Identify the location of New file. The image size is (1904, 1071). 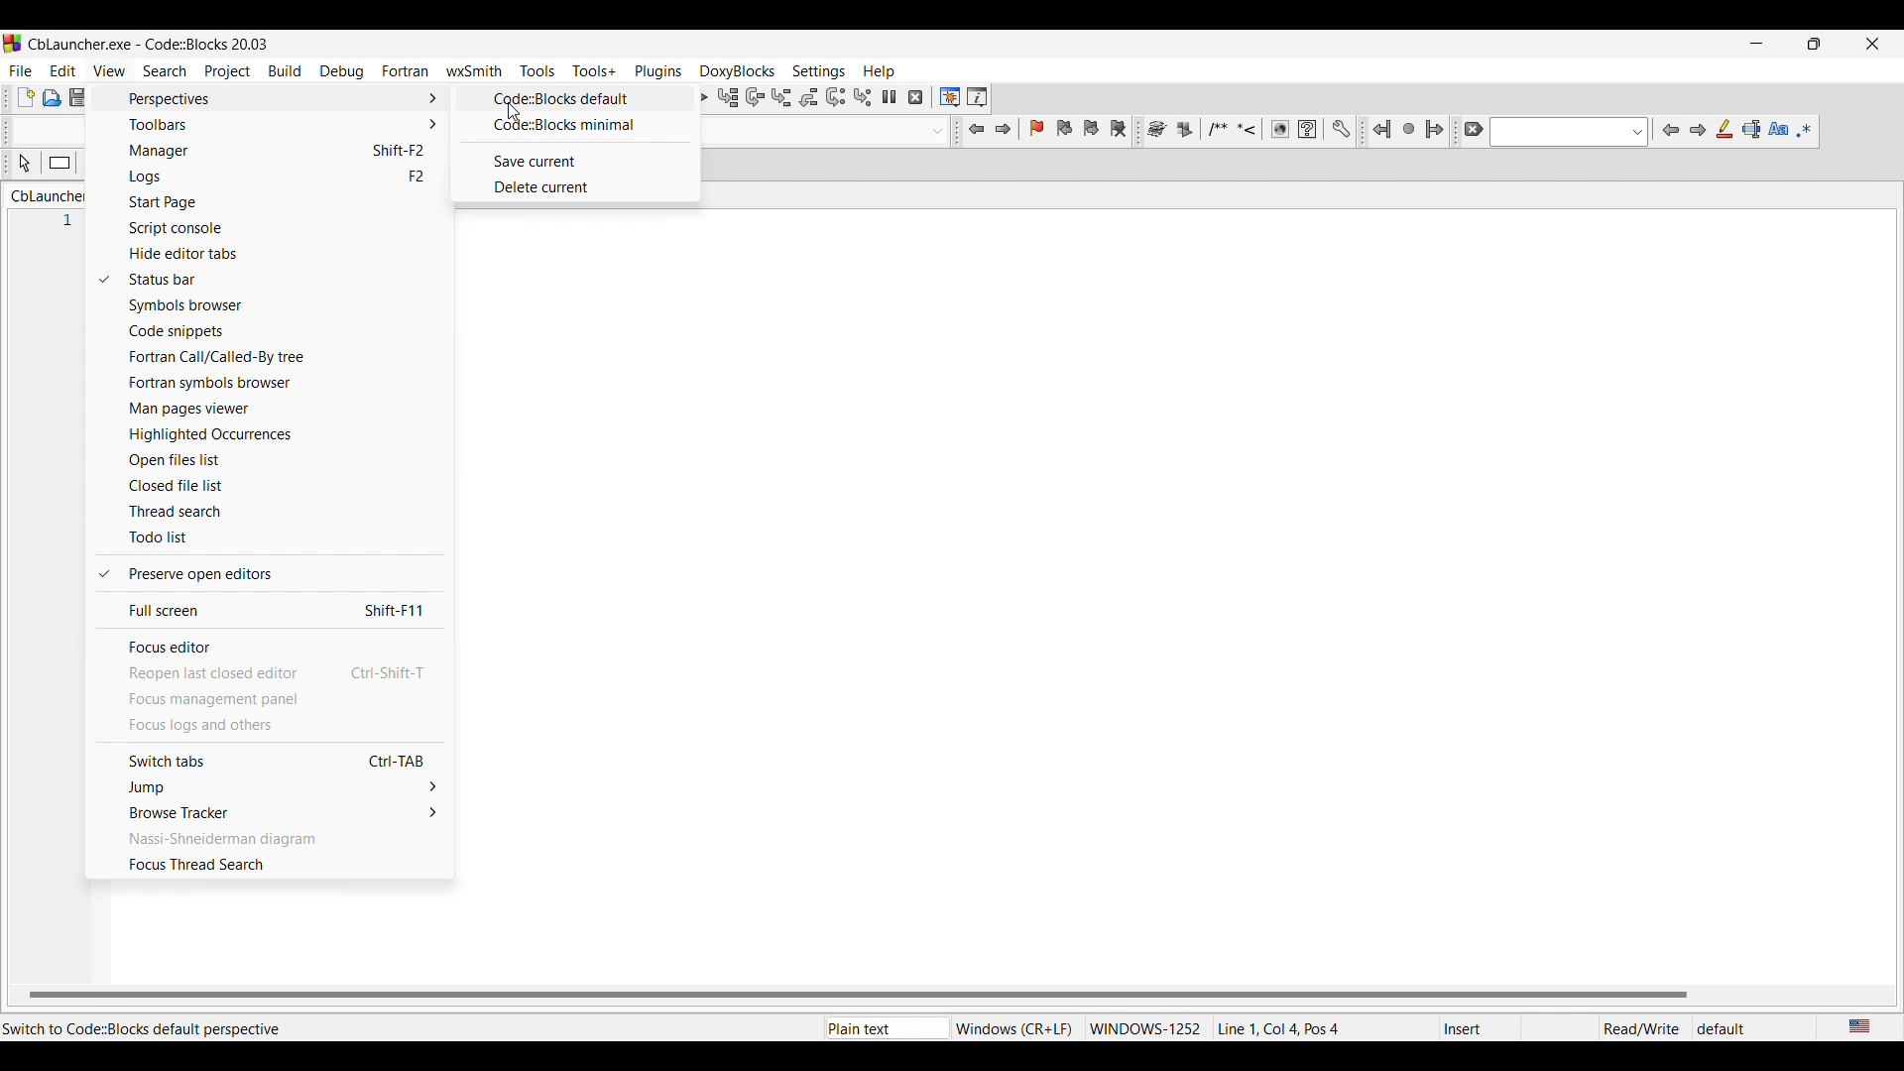
(26, 96).